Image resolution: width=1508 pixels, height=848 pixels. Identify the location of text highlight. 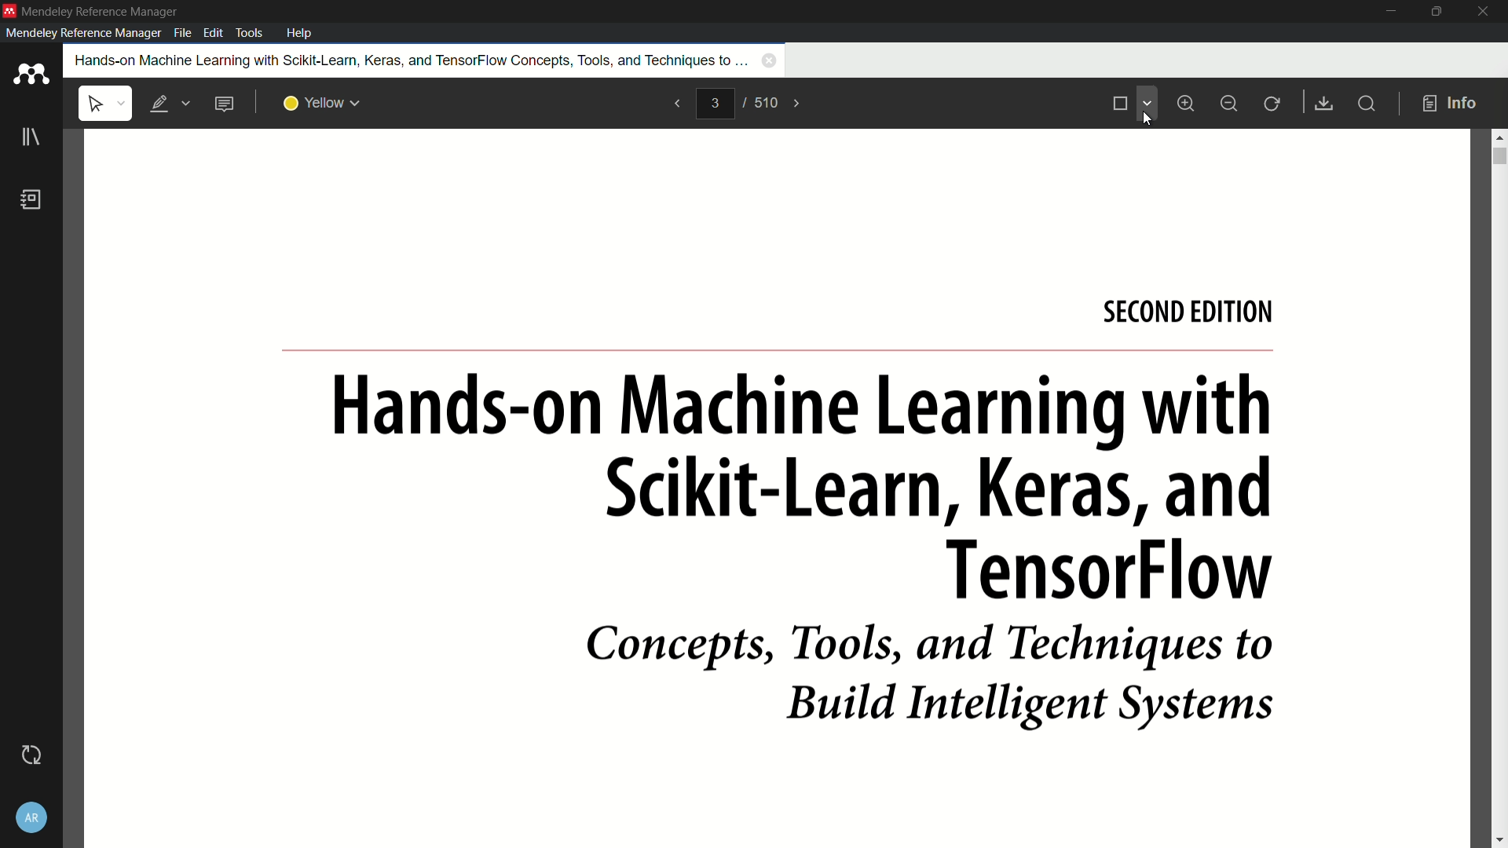
(168, 104).